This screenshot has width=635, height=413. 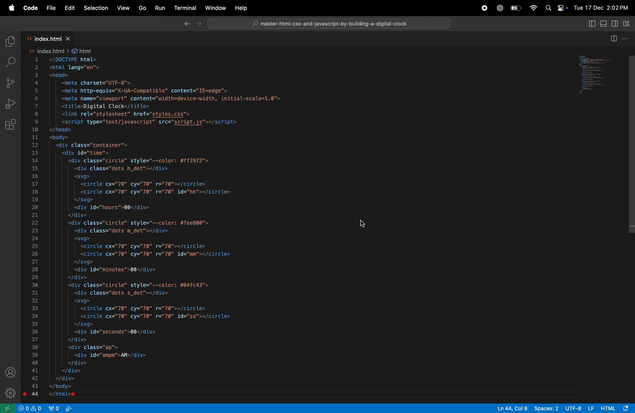 What do you see at coordinates (10, 126) in the screenshot?
I see `extensions` at bounding box center [10, 126].